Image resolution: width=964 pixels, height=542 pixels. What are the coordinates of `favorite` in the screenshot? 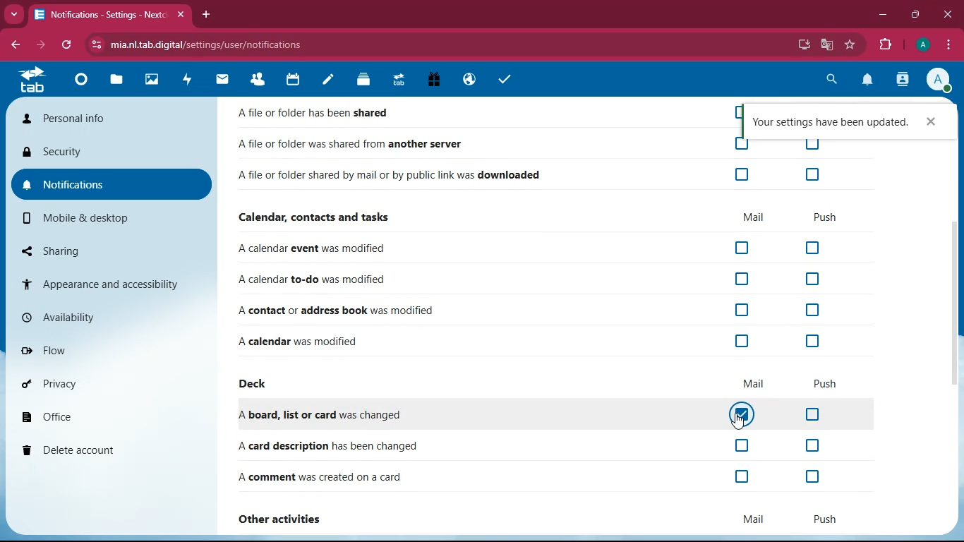 It's located at (851, 44).